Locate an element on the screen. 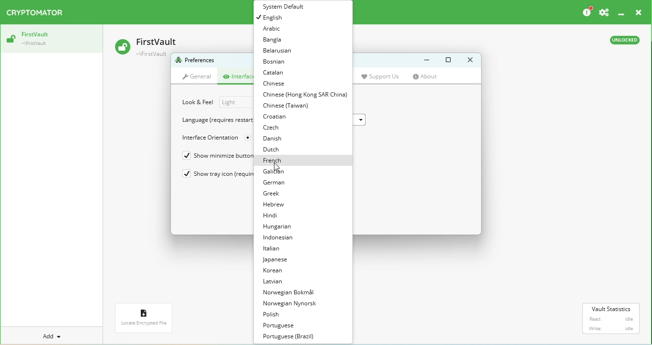 This screenshot has width=652, height=345. Show minimize button is located at coordinates (211, 157).